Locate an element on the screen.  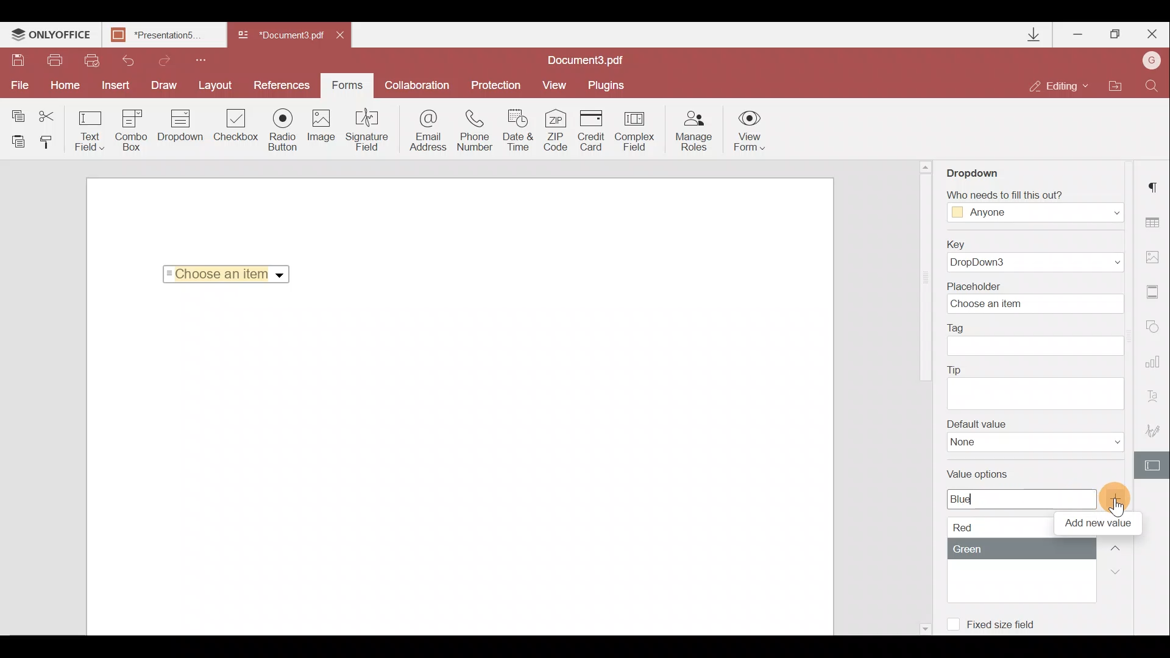
Print file is located at coordinates (58, 60).